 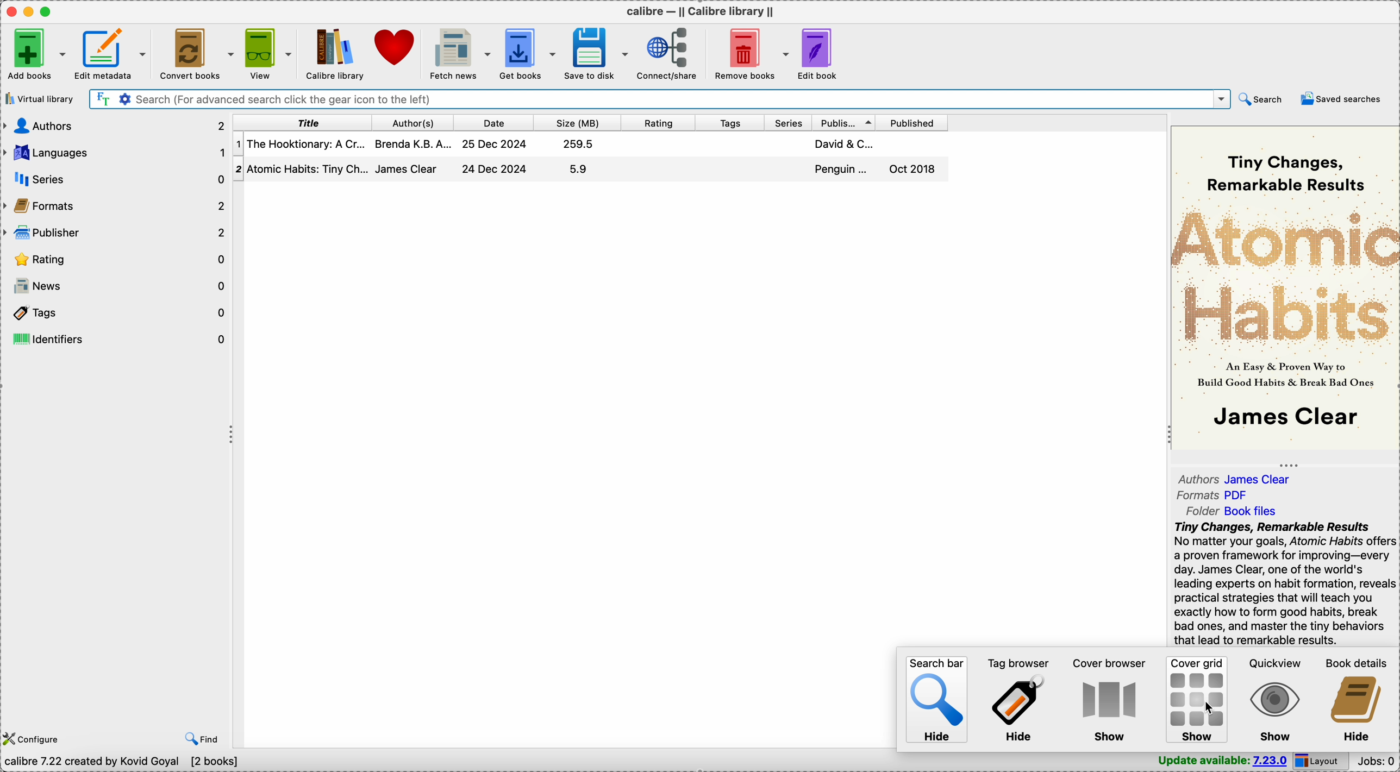 What do you see at coordinates (334, 53) in the screenshot?
I see `Calibre library` at bounding box center [334, 53].